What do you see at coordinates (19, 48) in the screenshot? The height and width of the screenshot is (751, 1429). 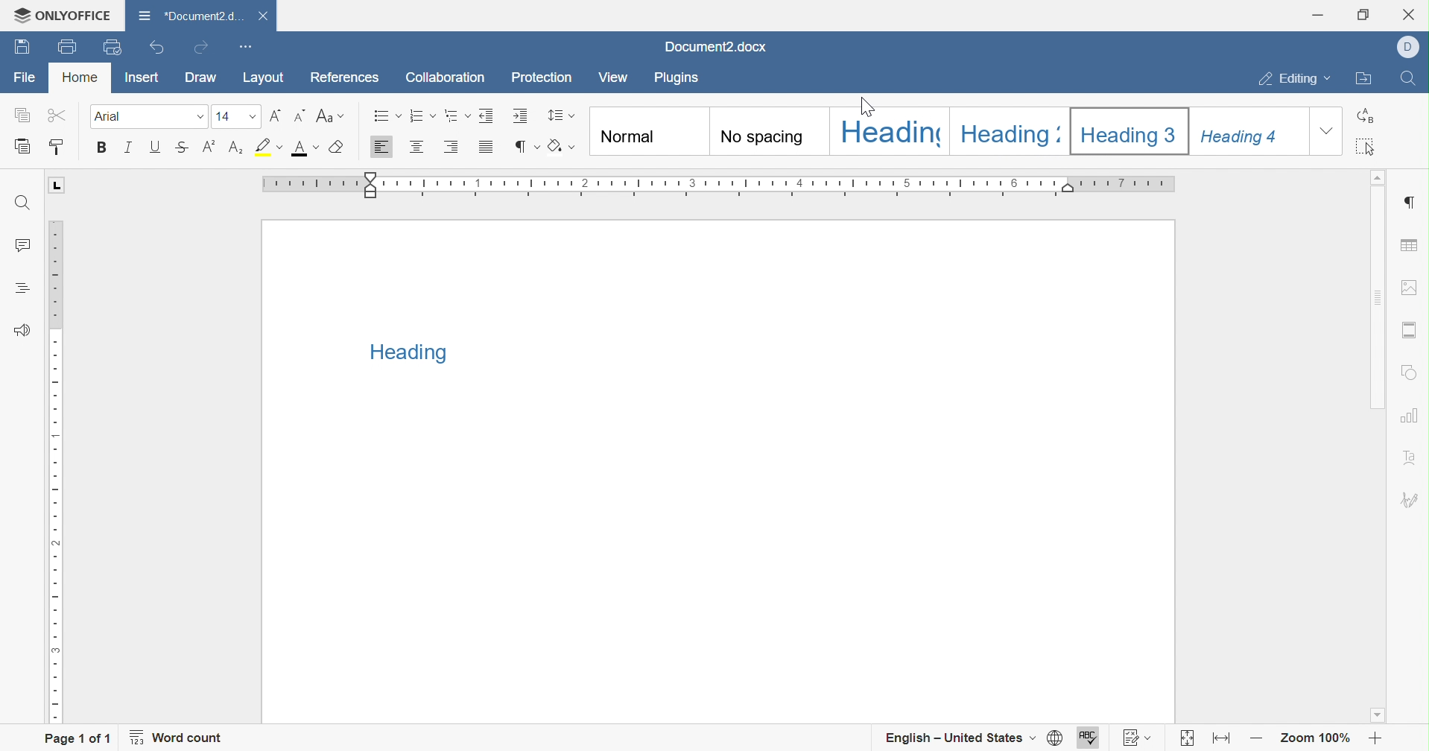 I see `Save` at bounding box center [19, 48].